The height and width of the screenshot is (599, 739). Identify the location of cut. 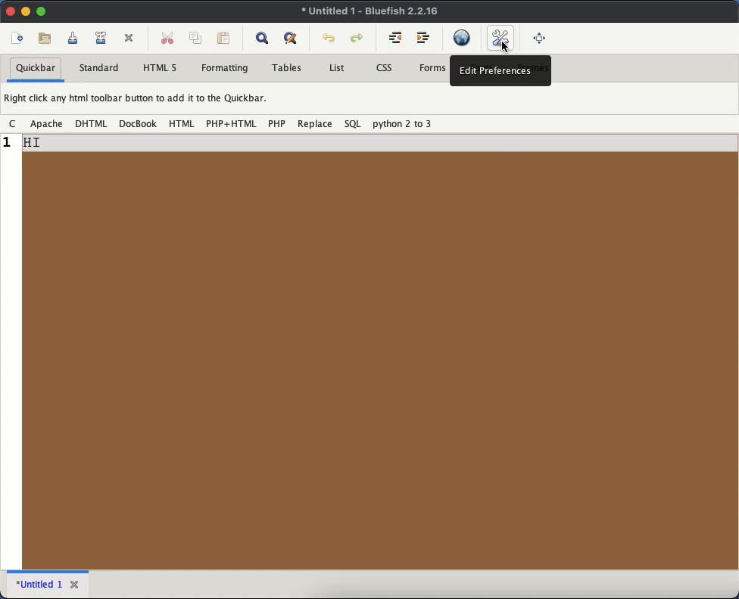
(167, 36).